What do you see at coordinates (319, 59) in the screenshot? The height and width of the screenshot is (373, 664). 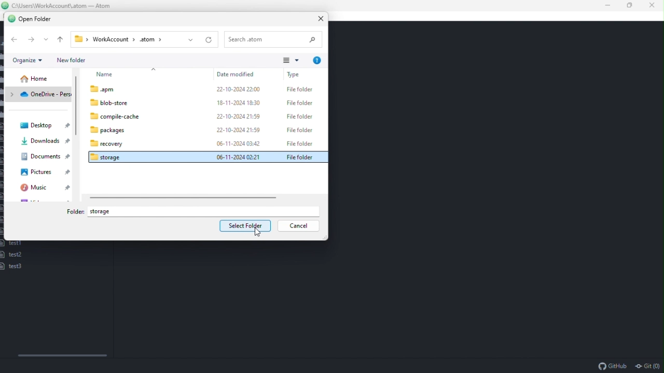 I see `Help` at bounding box center [319, 59].